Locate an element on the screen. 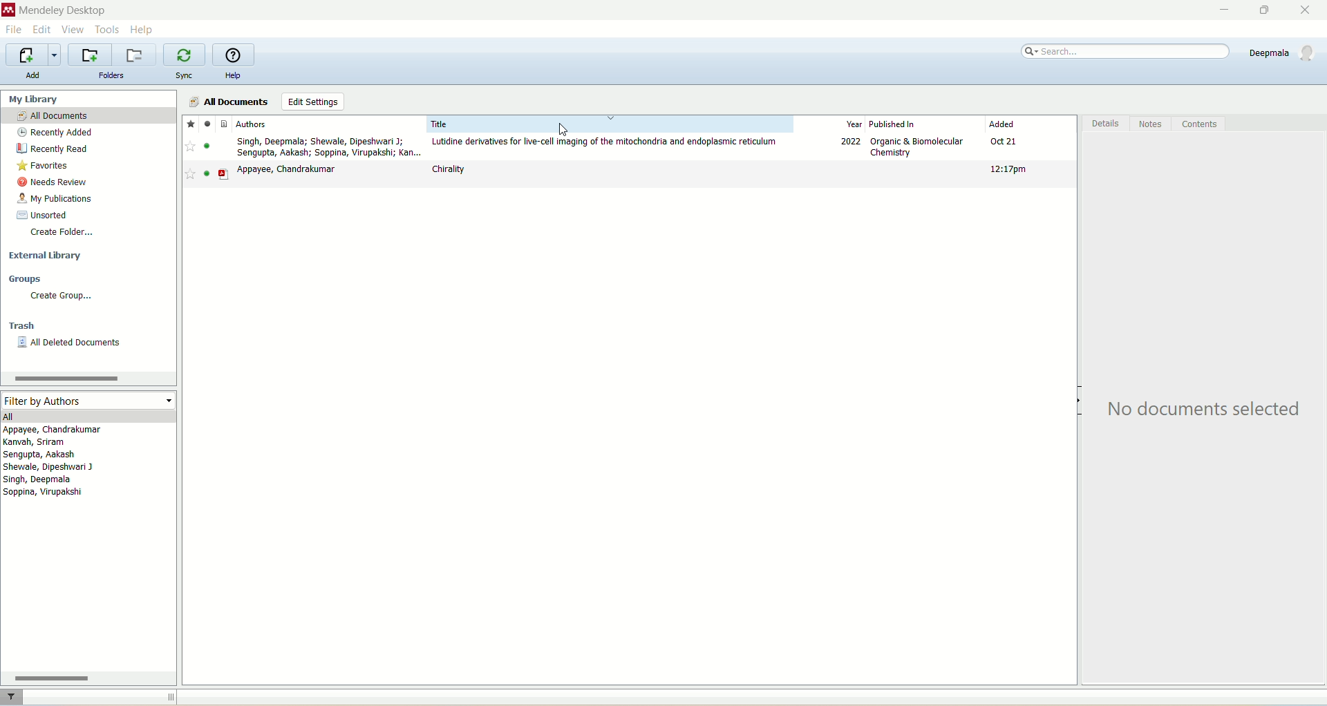 This screenshot has height=706, width=1327. create group is located at coordinates (59, 298).